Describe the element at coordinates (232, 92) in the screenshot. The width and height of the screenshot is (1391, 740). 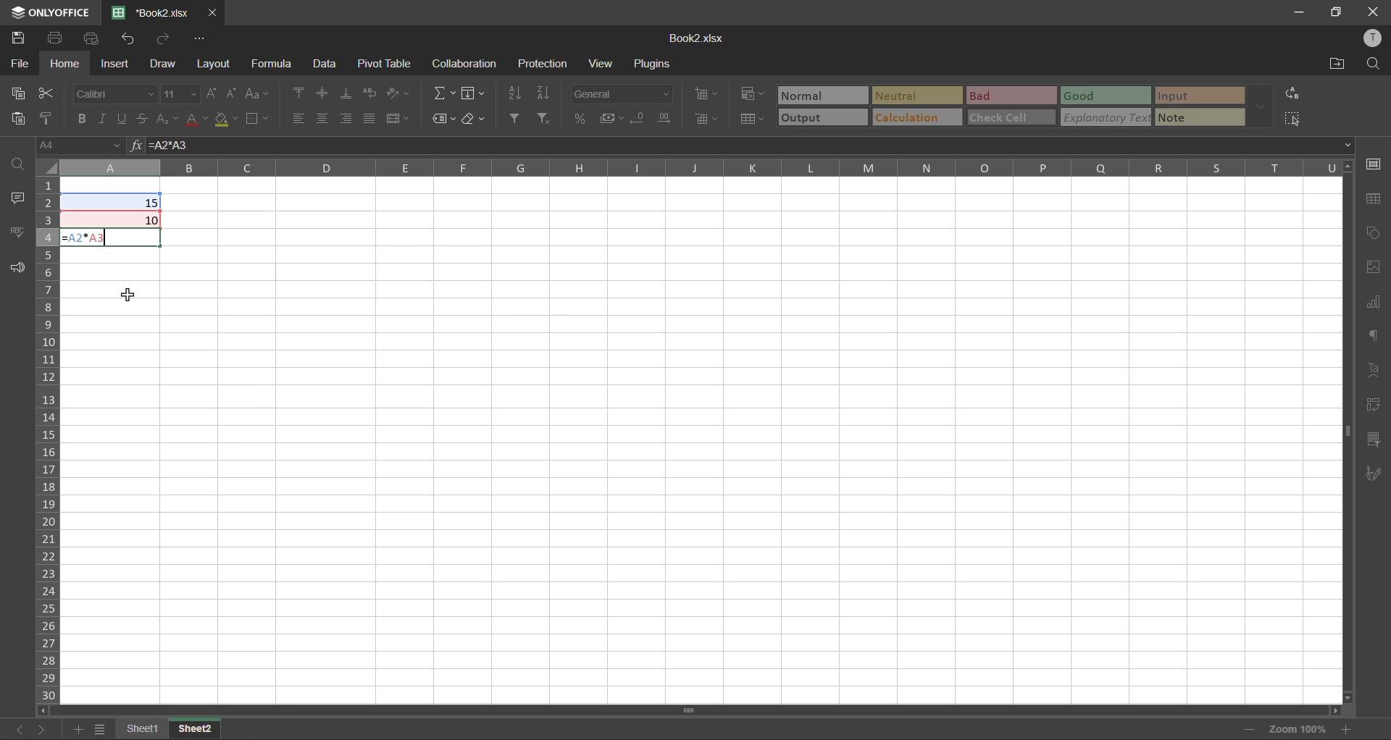
I see `decrement size` at that location.